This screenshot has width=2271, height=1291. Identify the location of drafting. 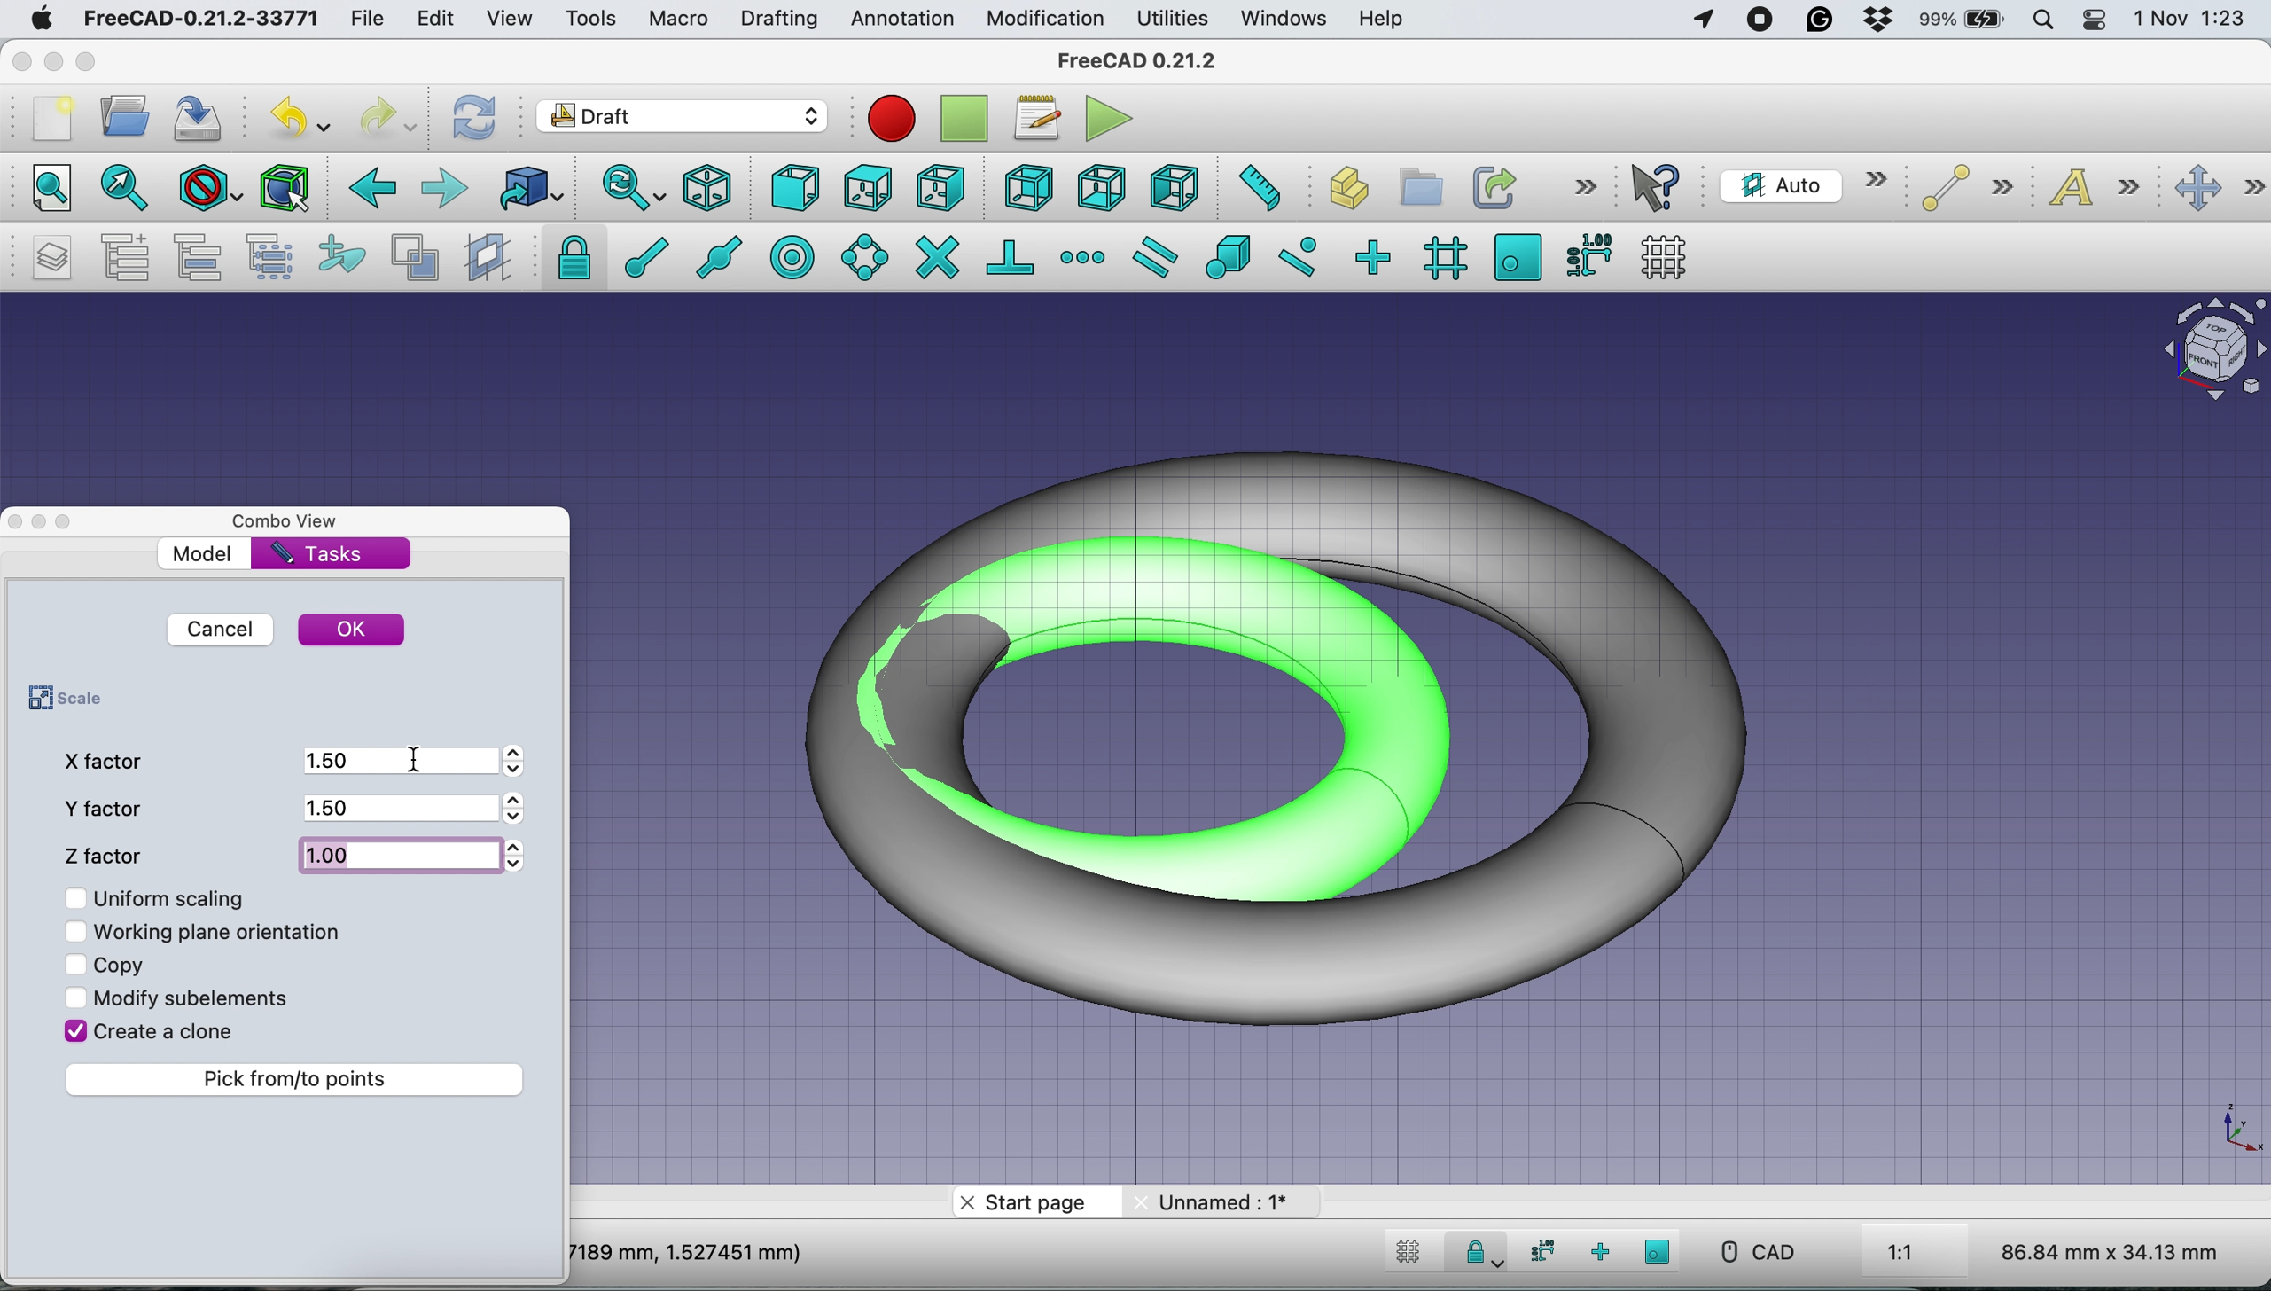
(778, 20).